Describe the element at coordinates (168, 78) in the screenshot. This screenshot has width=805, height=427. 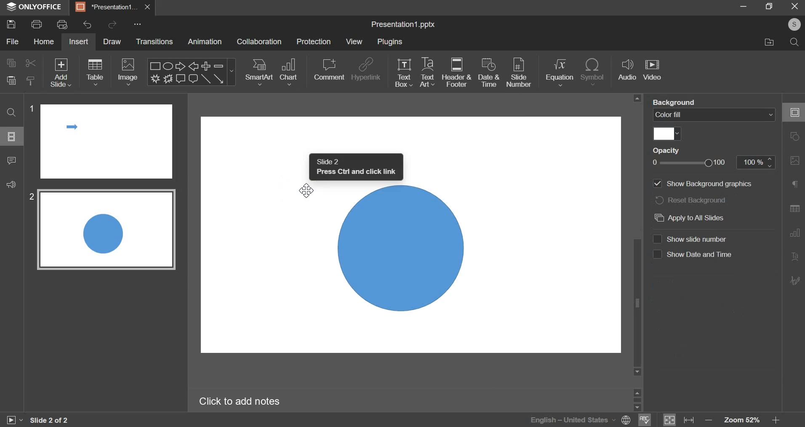
I see `Explosion 2` at that location.